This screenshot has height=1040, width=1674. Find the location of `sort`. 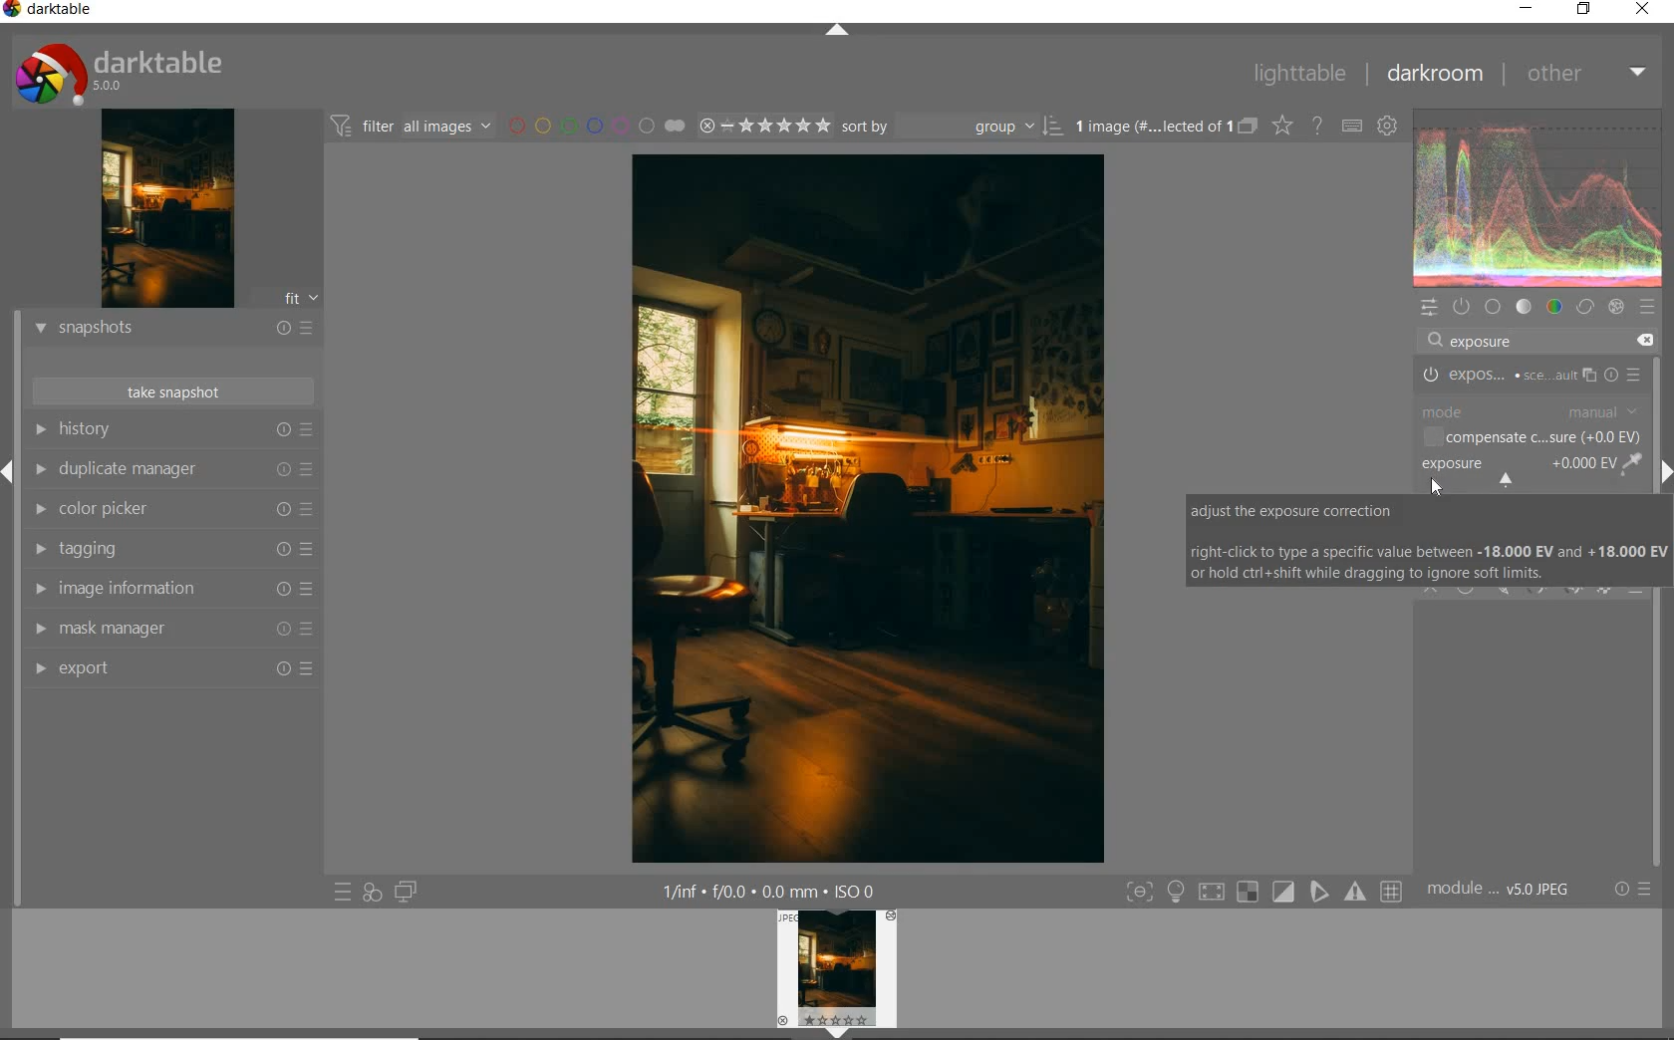

sort is located at coordinates (951, 128).